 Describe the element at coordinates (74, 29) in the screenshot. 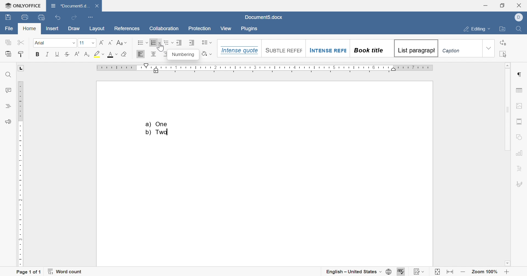

I see `draw` at that location.